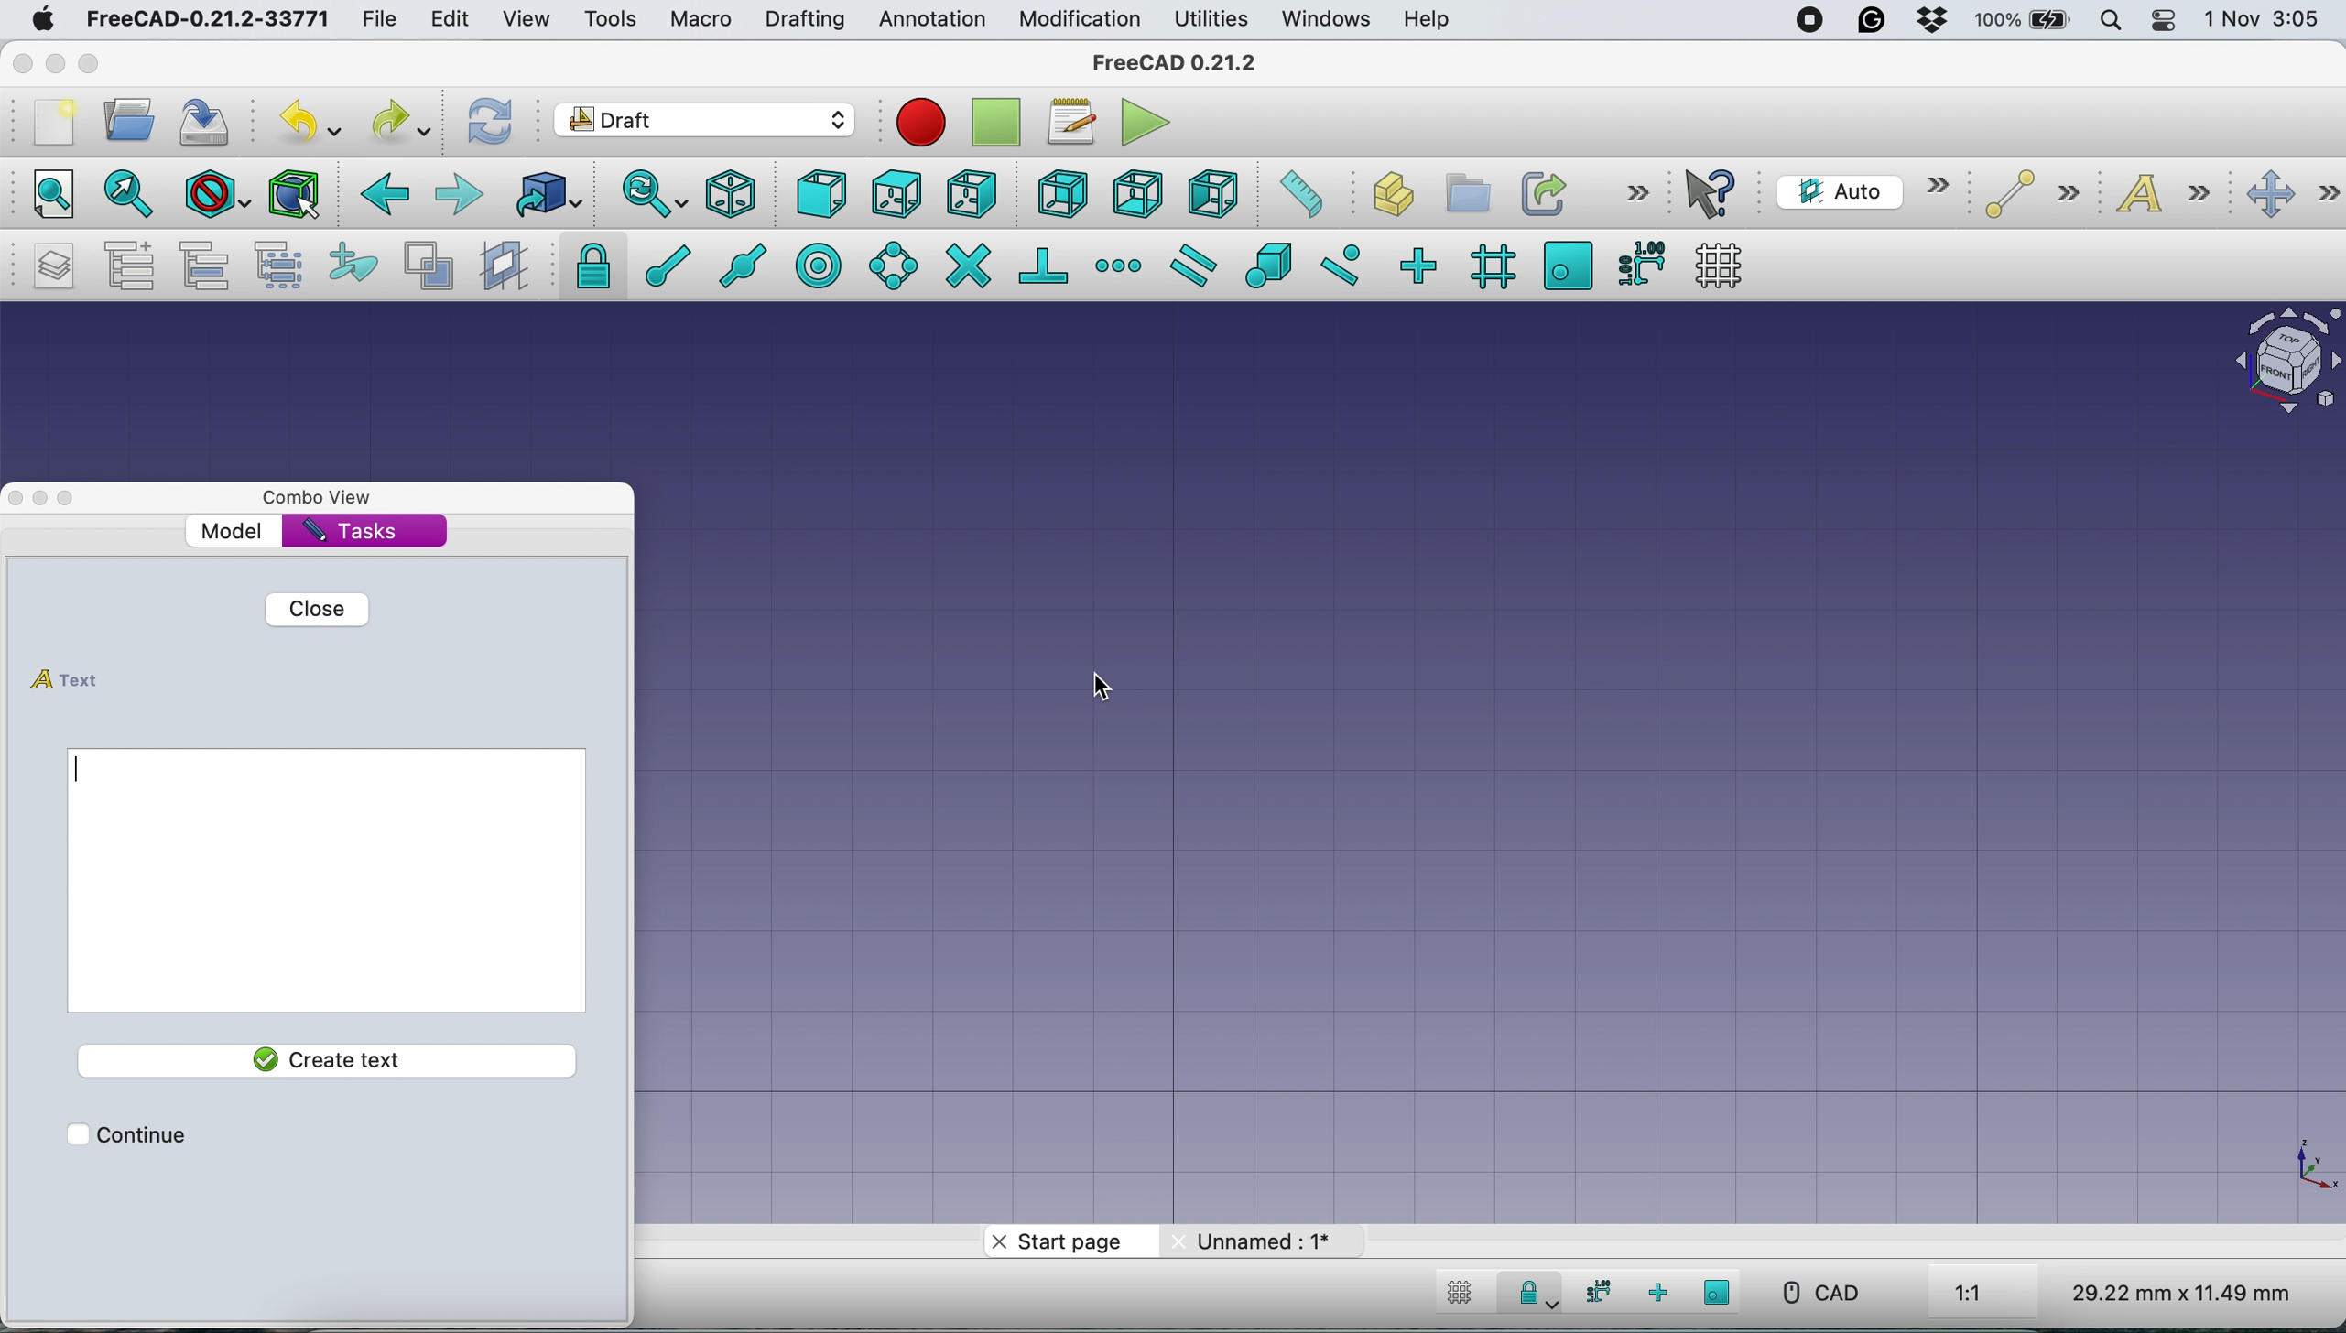 This screenshot has height=1333, width=2346. Describe the element at coordinates (1725, 1289) in the screenshot. I see `snap working plane` at that location.